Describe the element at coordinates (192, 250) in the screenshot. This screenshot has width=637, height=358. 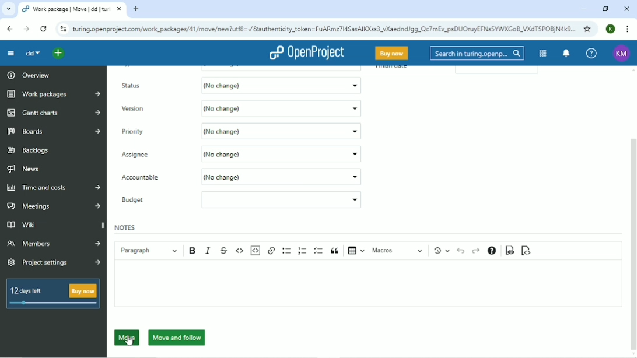
I see `Bold` at that location.